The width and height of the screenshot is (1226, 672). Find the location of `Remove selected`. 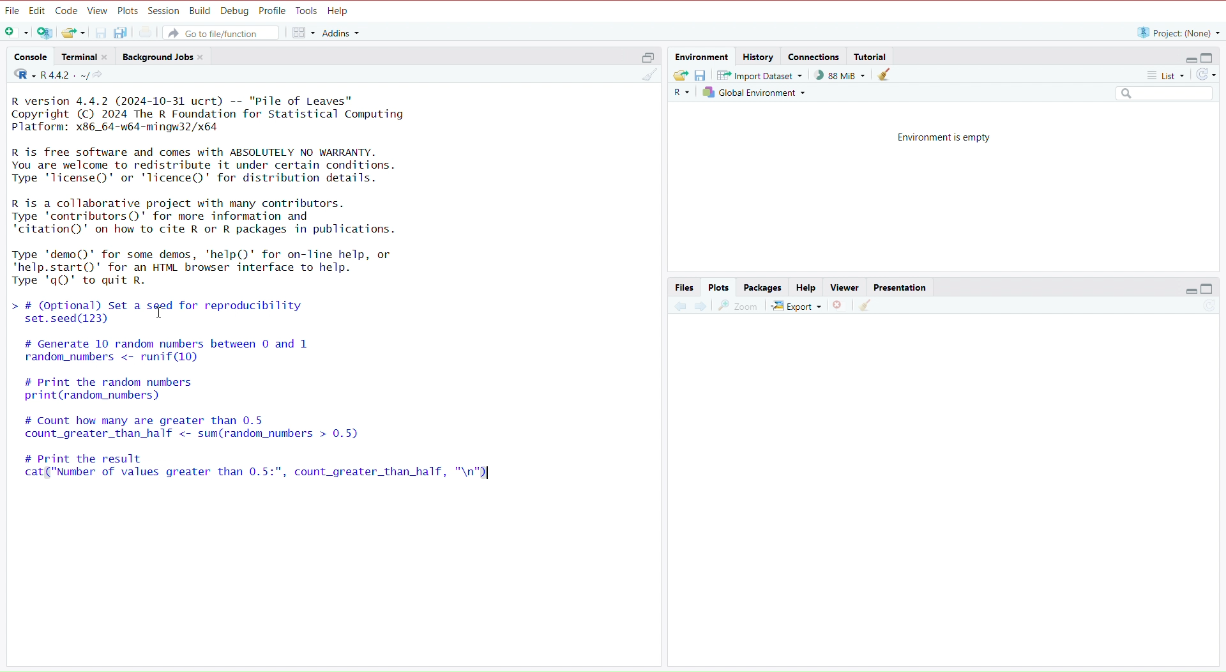

Remove selected is located at coordinates (840, 307).